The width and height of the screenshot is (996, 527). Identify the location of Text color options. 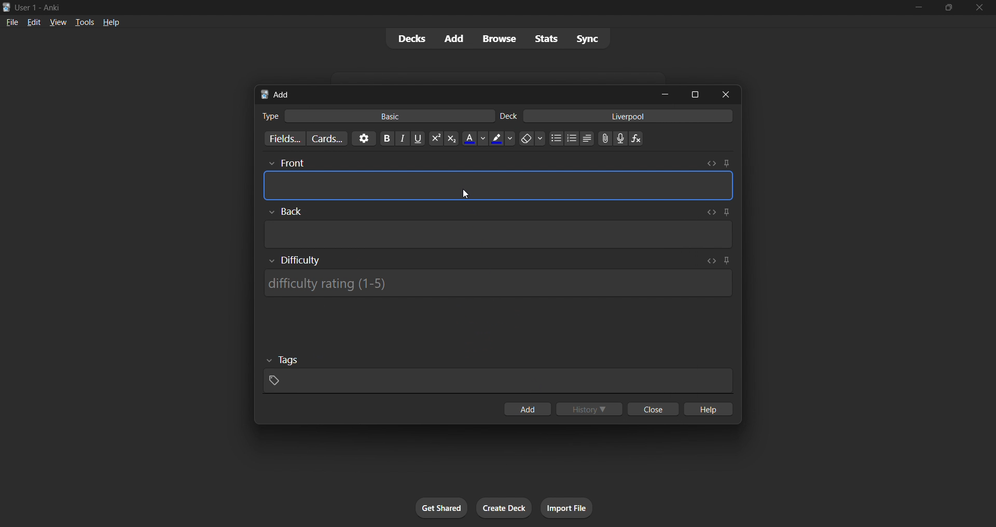
(474, 138).